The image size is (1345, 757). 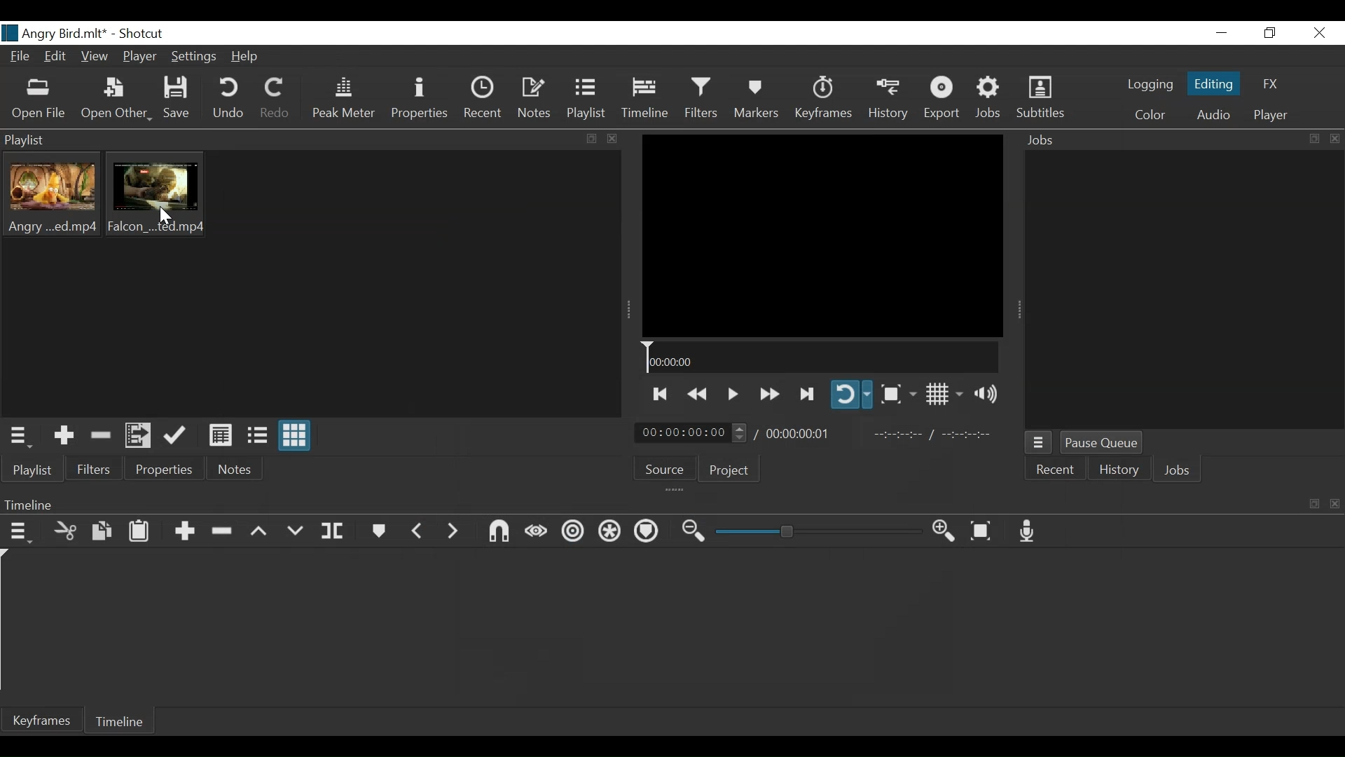 What do you see at coordinates (731, 395) in the screenshot?
I see `Toggle play or pause (Space)` at bounding box center [731, 395].